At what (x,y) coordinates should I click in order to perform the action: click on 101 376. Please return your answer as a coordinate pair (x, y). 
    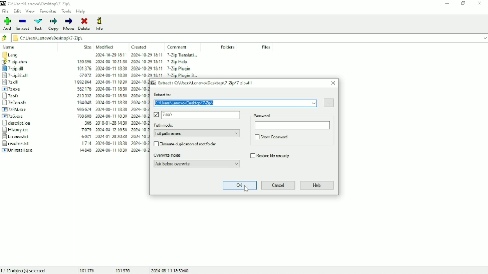
    Looking at the image, I should click on (88, 270).